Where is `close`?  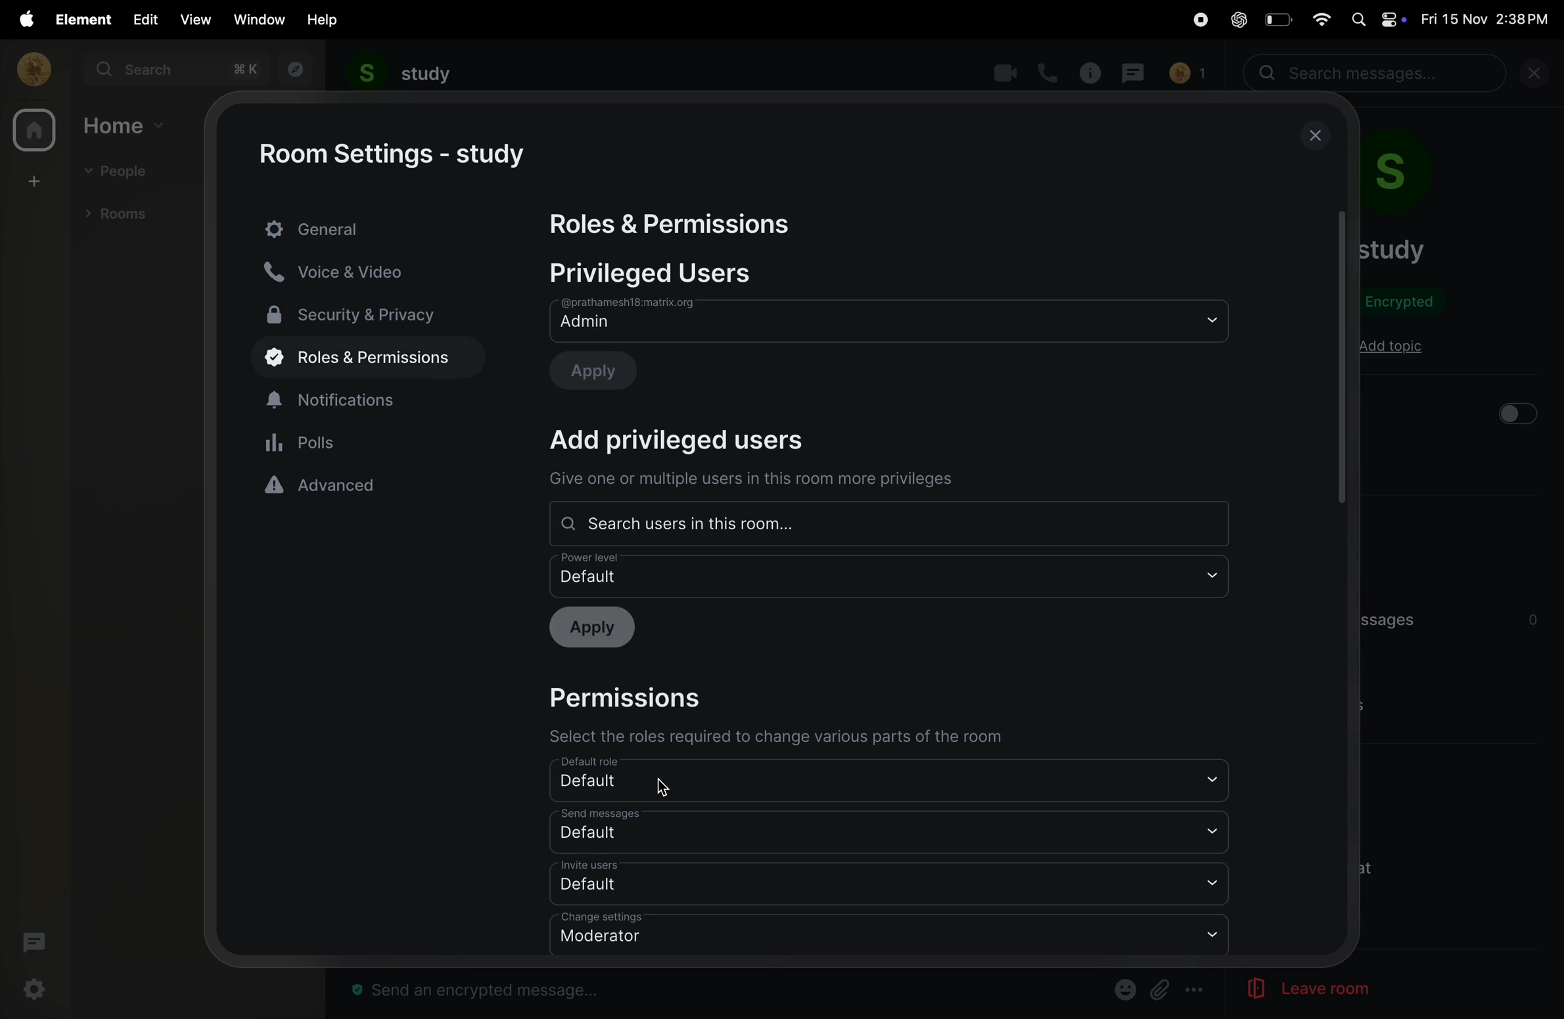
close is located at coordinates (1540, 76).